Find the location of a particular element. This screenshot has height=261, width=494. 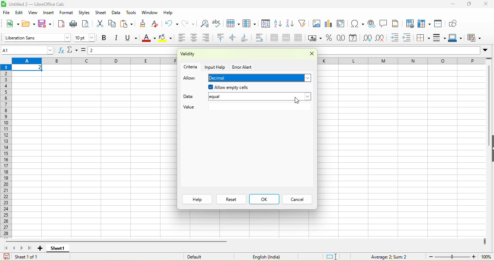

merge and center is located at coordinates (274, 38).